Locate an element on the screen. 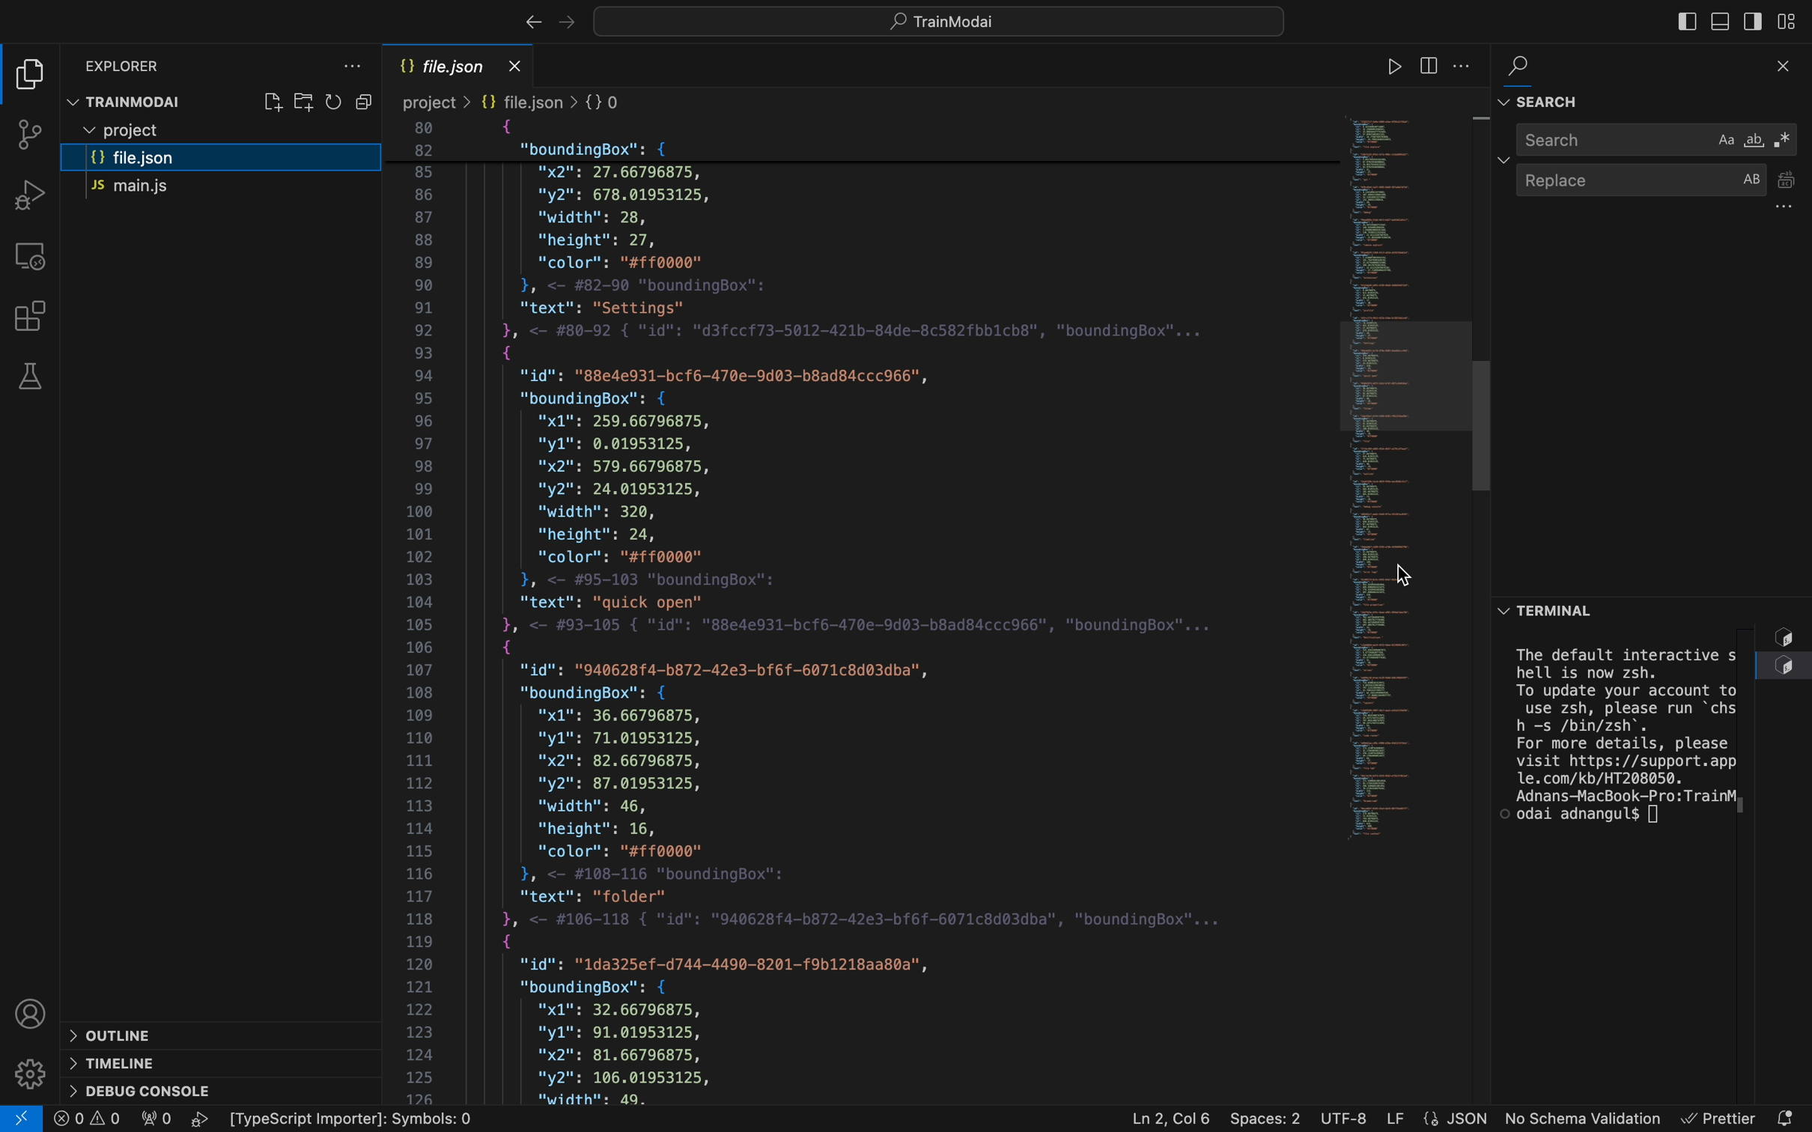 The width and height of the screenshot is (1812, 1132). cursor is located at coordinates (1424, 572).